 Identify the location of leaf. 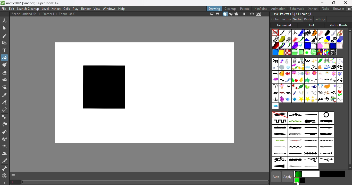
(301, 86).